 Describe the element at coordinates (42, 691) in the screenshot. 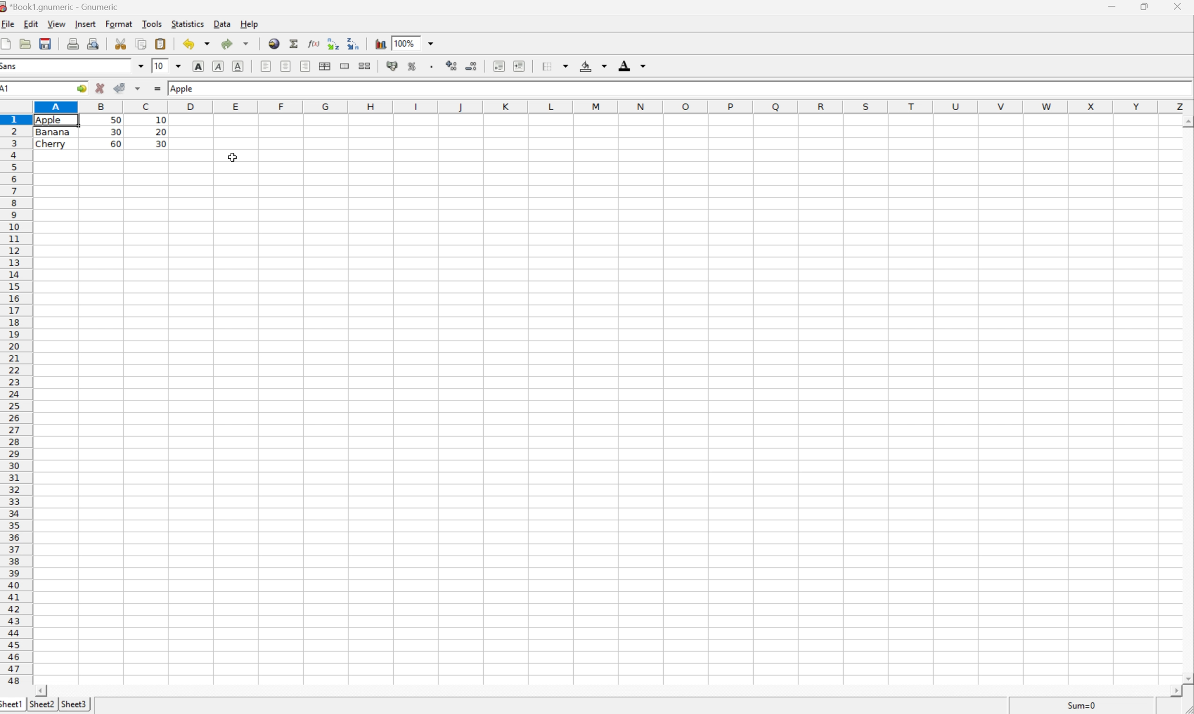

I see `scroll left` at that location.